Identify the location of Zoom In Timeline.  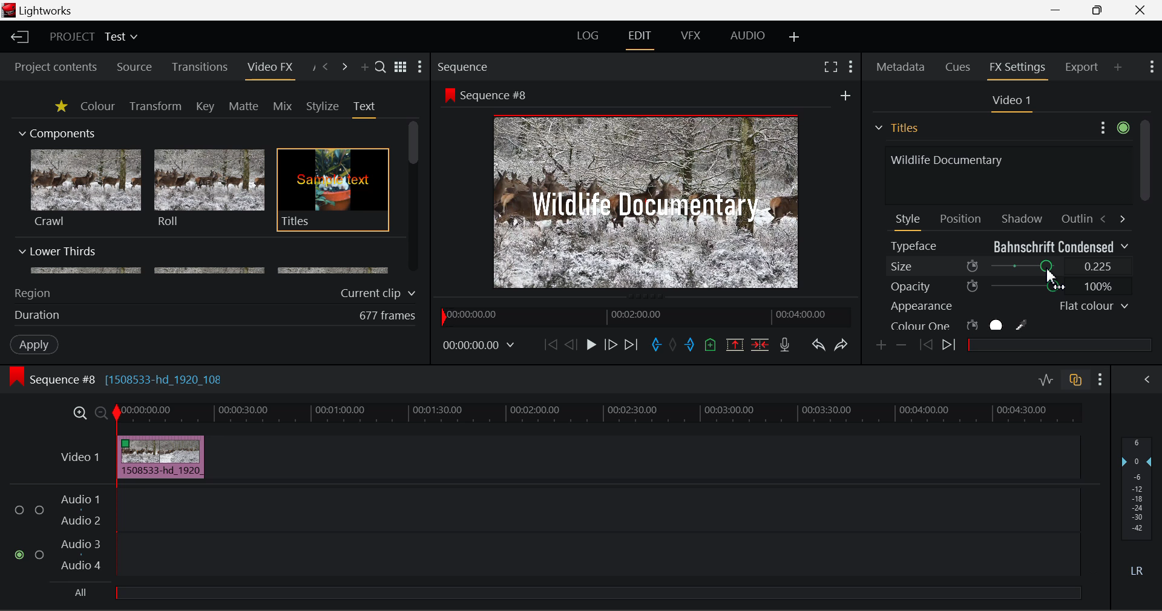
(80, 416).